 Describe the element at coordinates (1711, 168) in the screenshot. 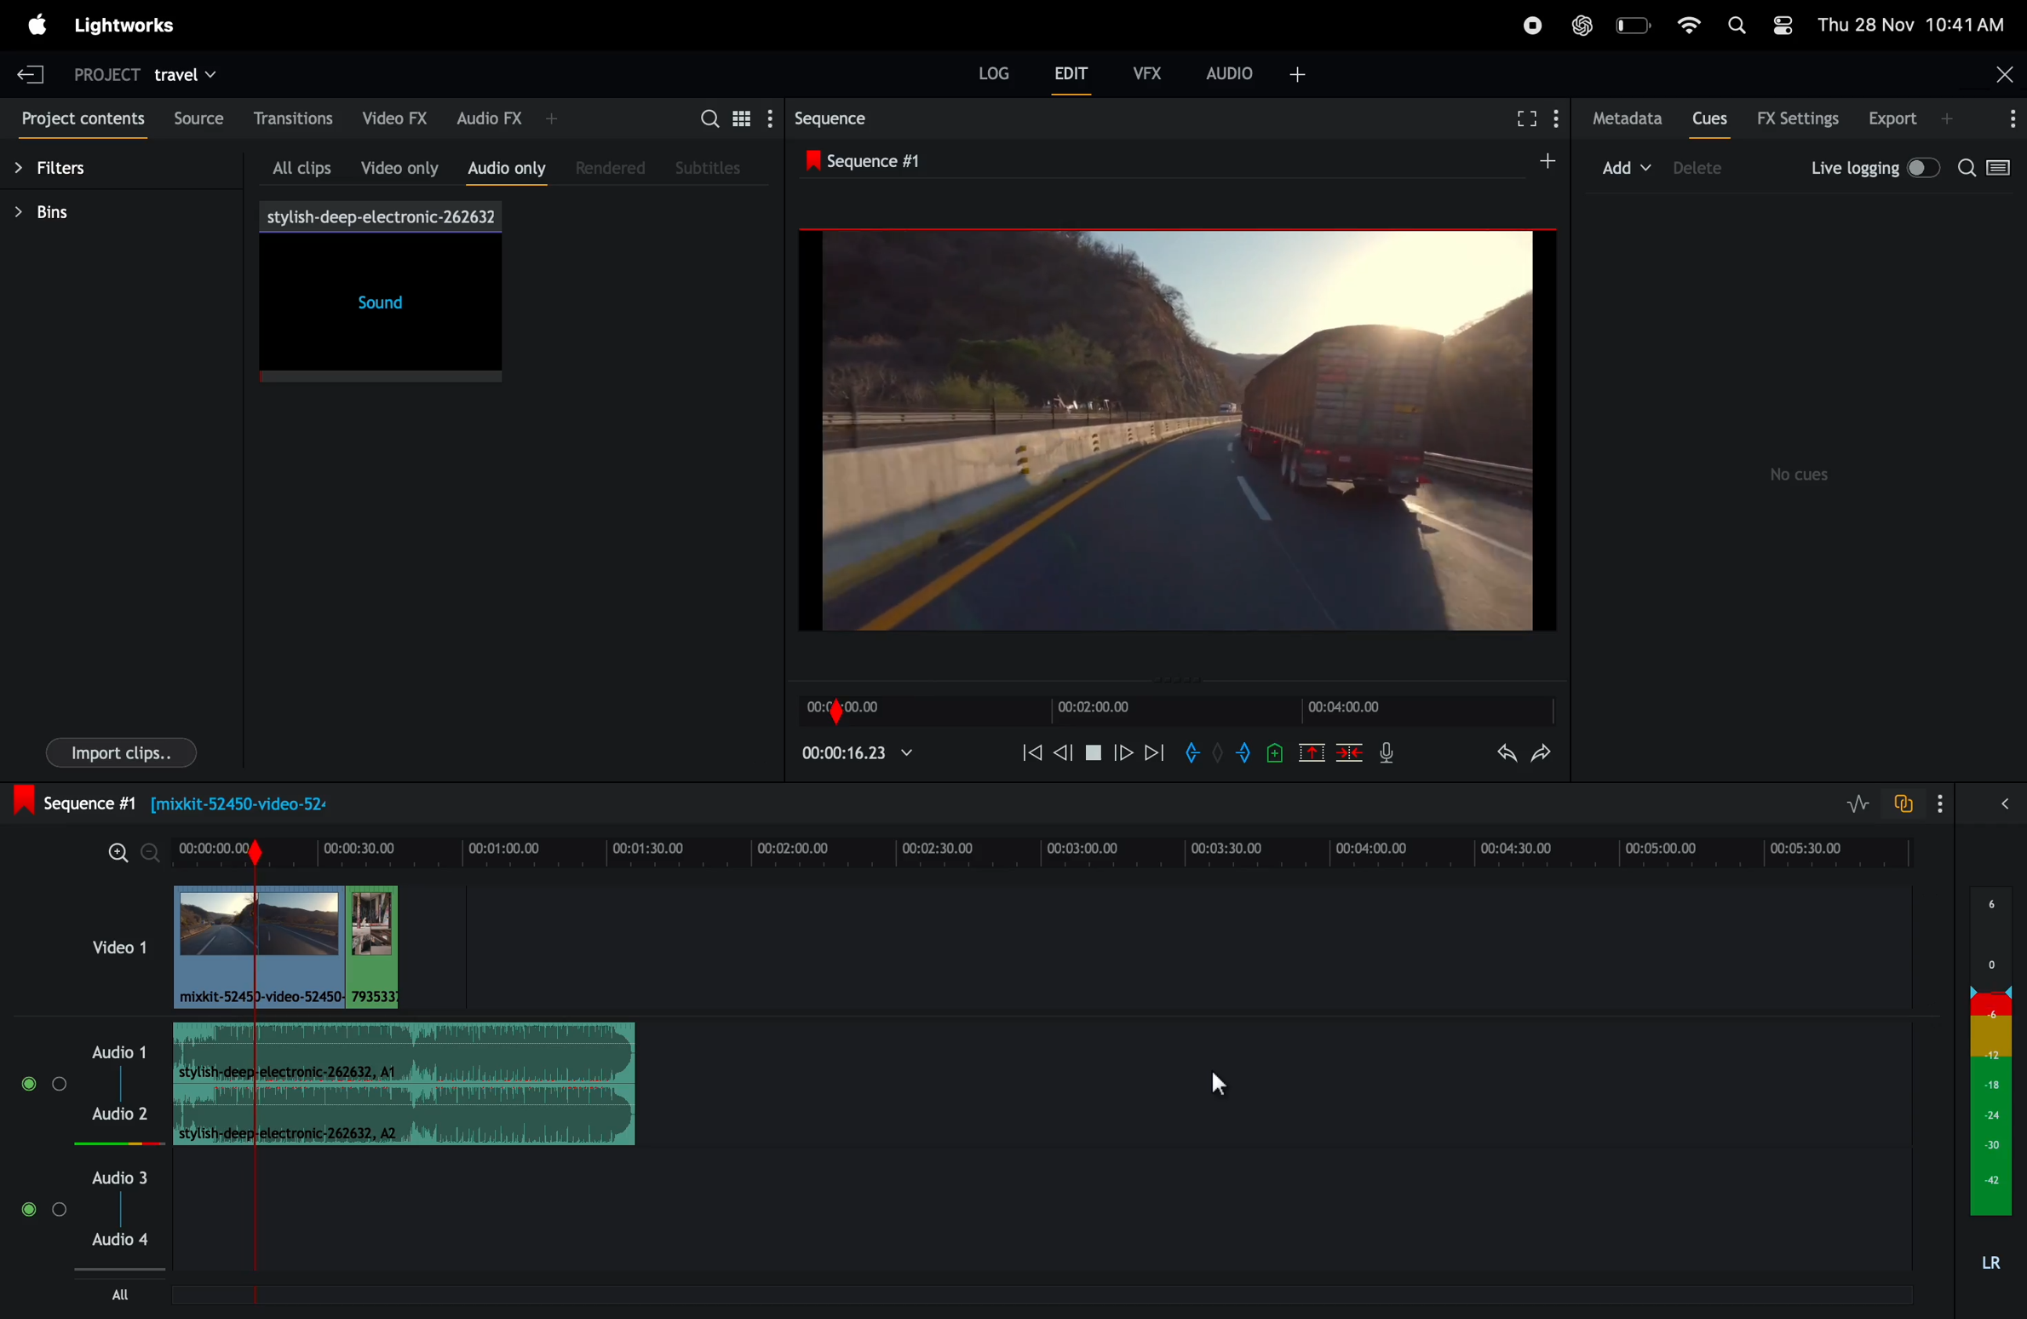

I see `delete` at that location.